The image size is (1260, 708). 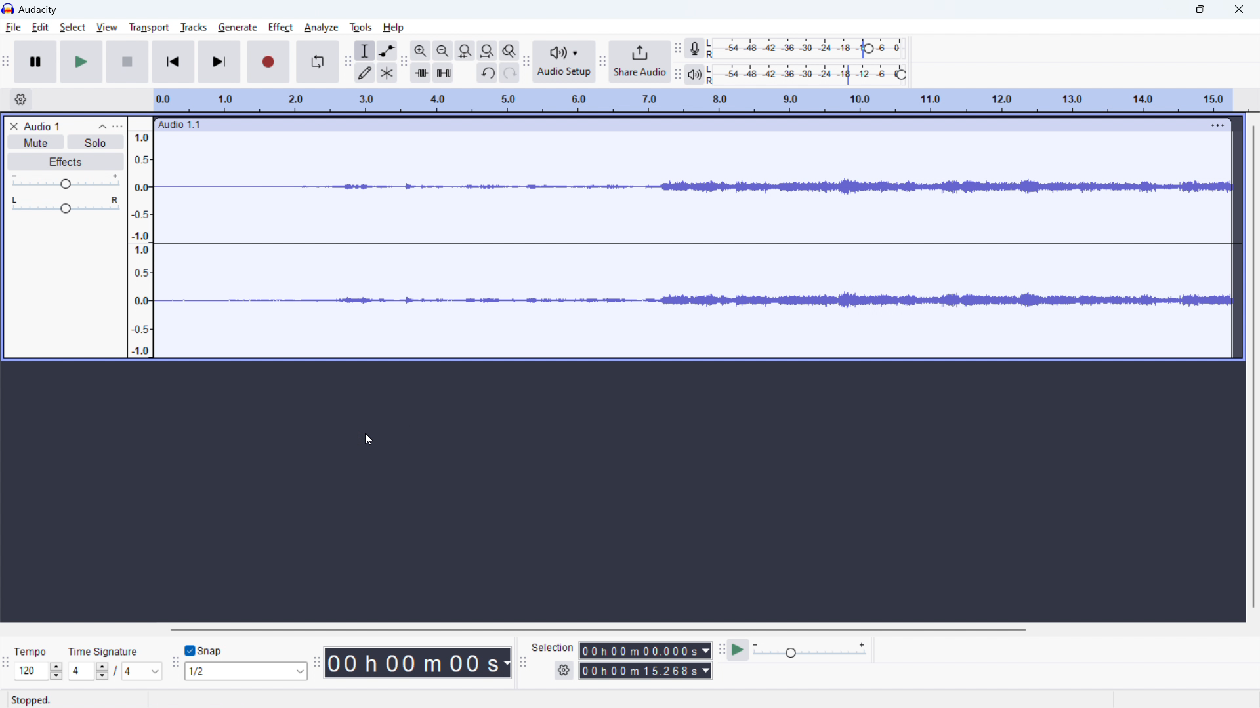 What do you see at coordinates (387, 73) in the screenshot?
I see `multi tool` at bounding box center [387, 73].